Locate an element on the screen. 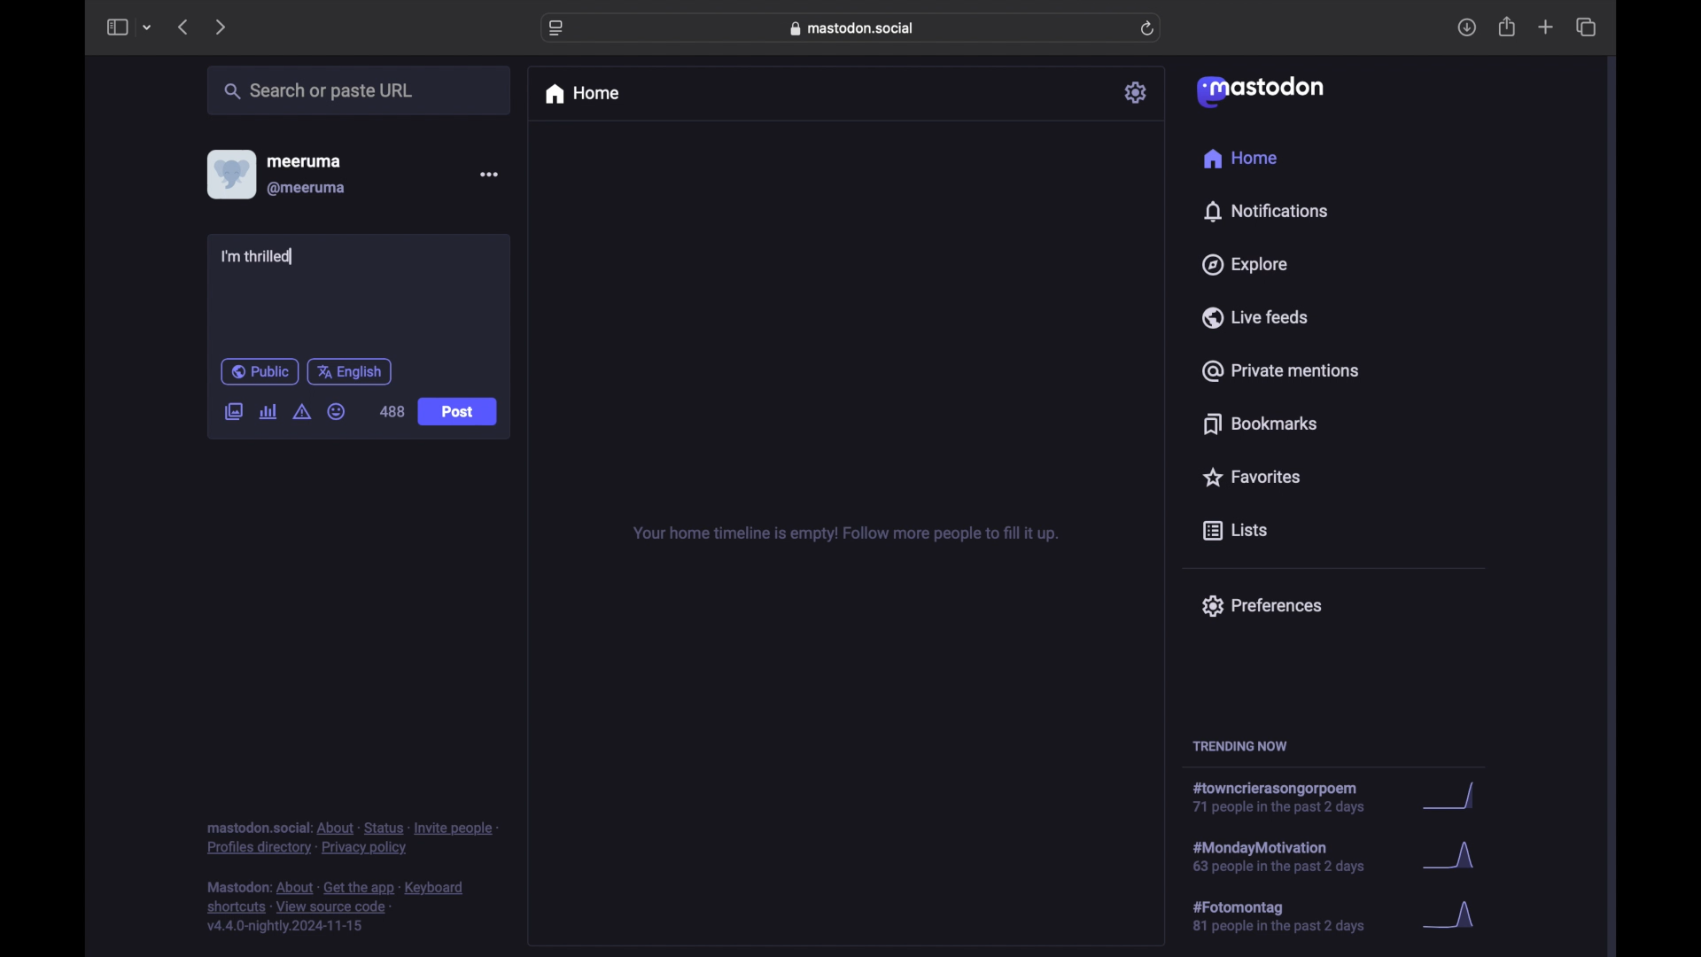  graph is located at coordinates (1454, 858).